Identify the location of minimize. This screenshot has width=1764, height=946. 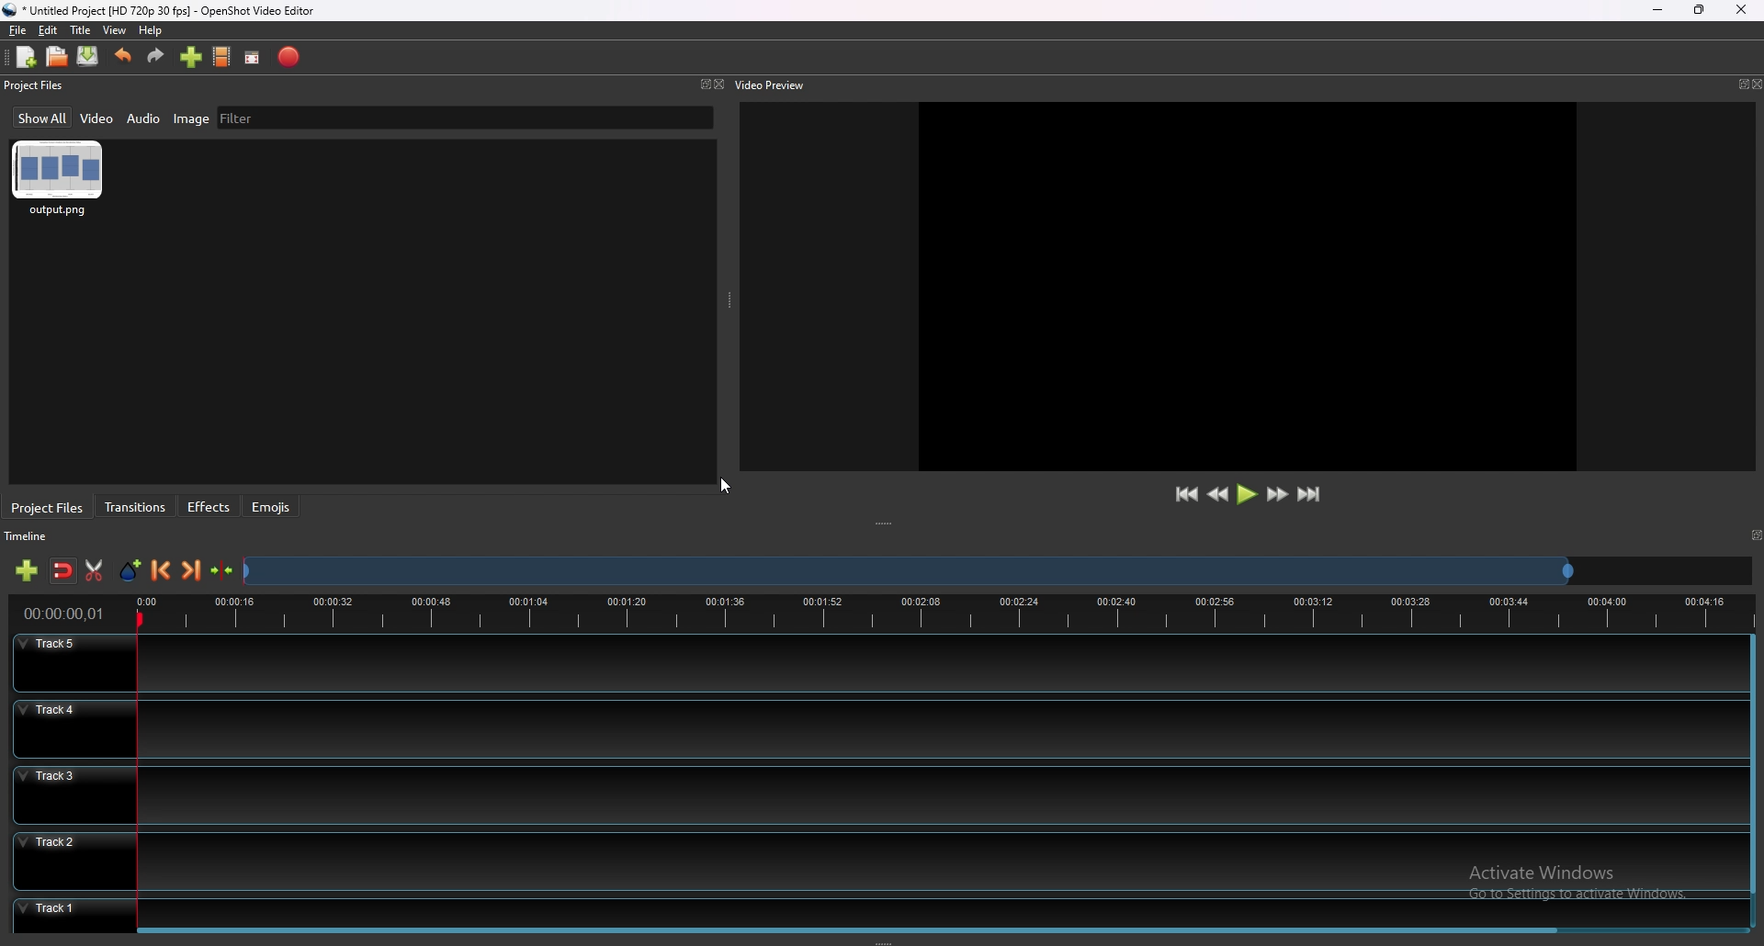
(1660, 10).